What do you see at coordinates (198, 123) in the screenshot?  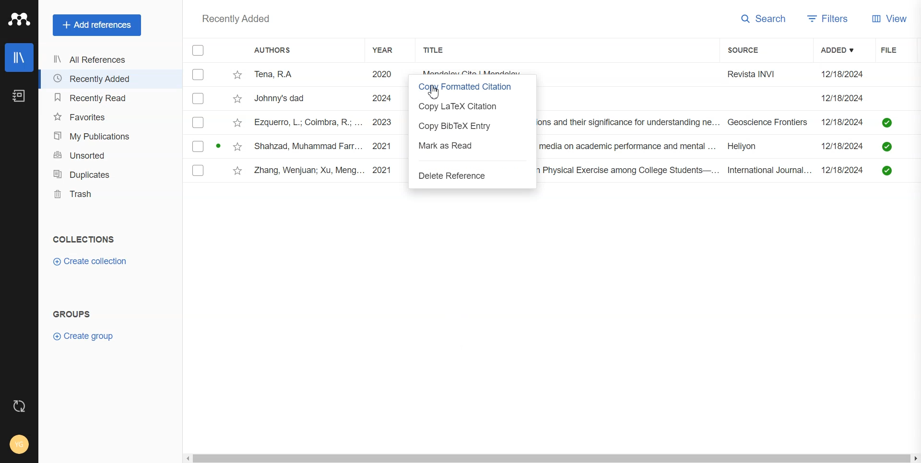 I see `Checkbox` at bounding box center [198, 123].